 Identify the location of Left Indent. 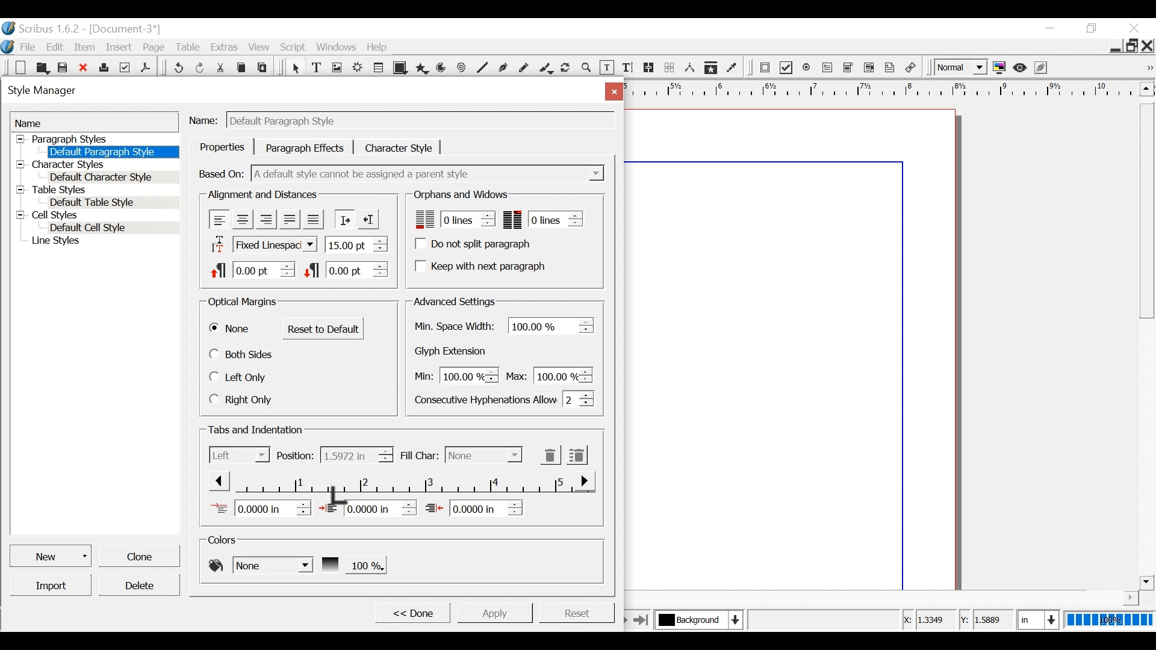
(368, 507).